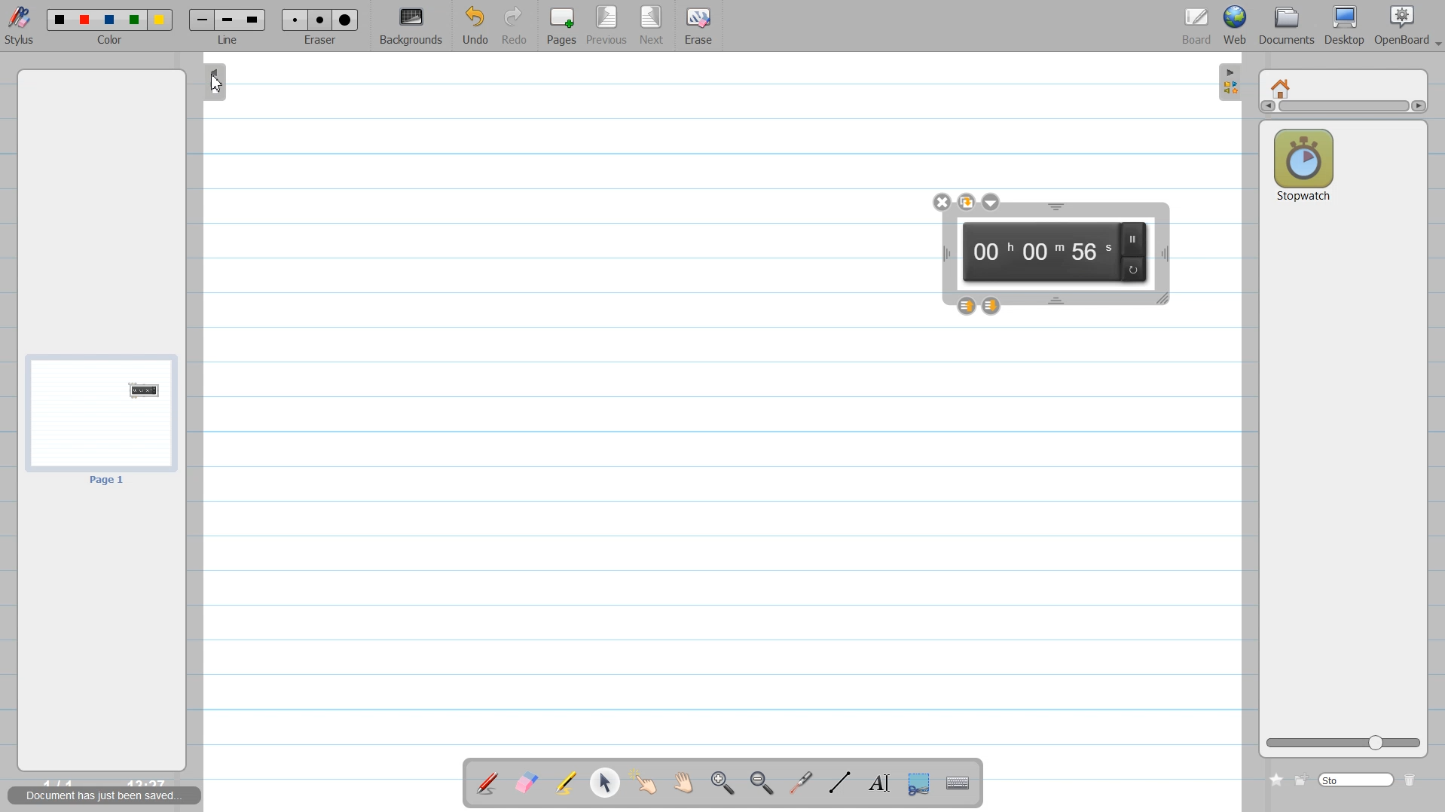  Describe the element at coordinates (1287, 26) in the screenshot. I see `Document` at that location.